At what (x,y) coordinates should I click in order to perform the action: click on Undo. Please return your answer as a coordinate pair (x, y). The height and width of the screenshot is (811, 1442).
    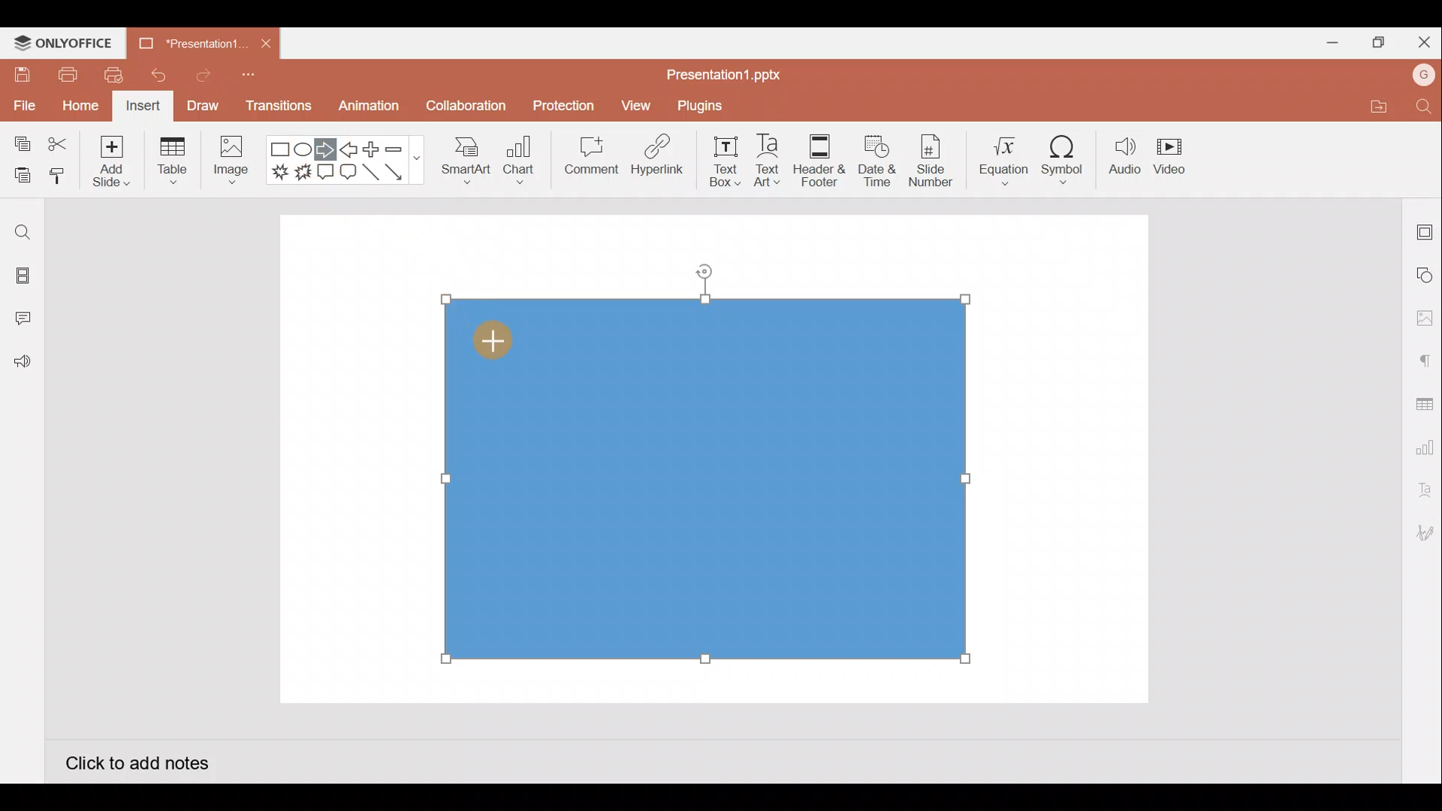
    Looking at the image, I should click on (152, 75).